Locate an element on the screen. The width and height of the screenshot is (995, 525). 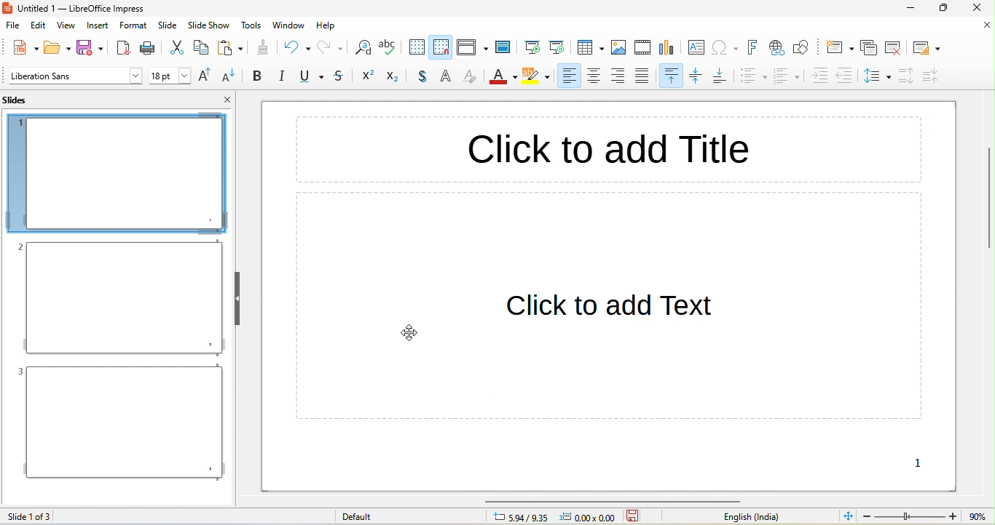
text box is located at coordinates (696, 48).